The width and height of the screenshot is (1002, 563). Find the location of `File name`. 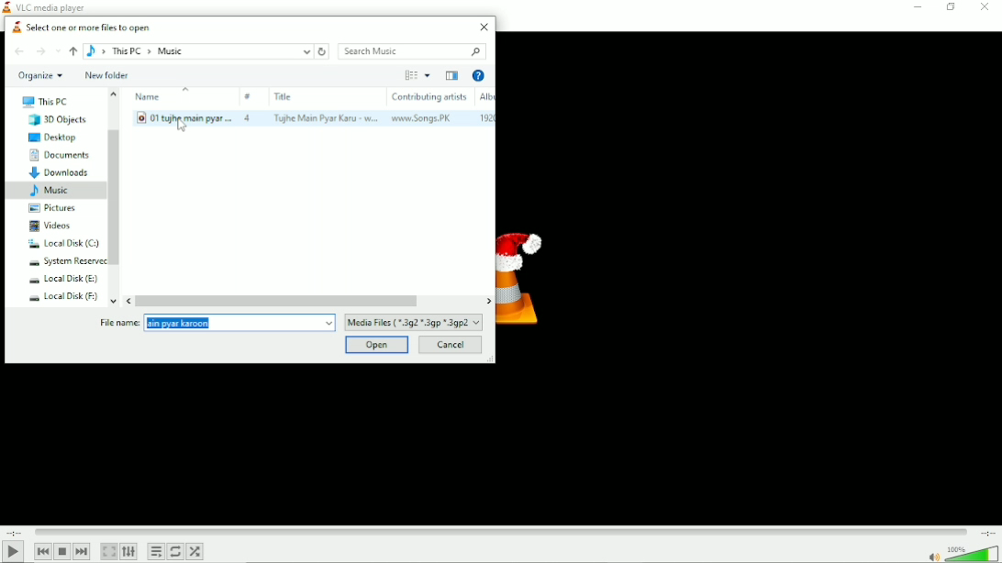

File name is located at coordinates (119, 324).